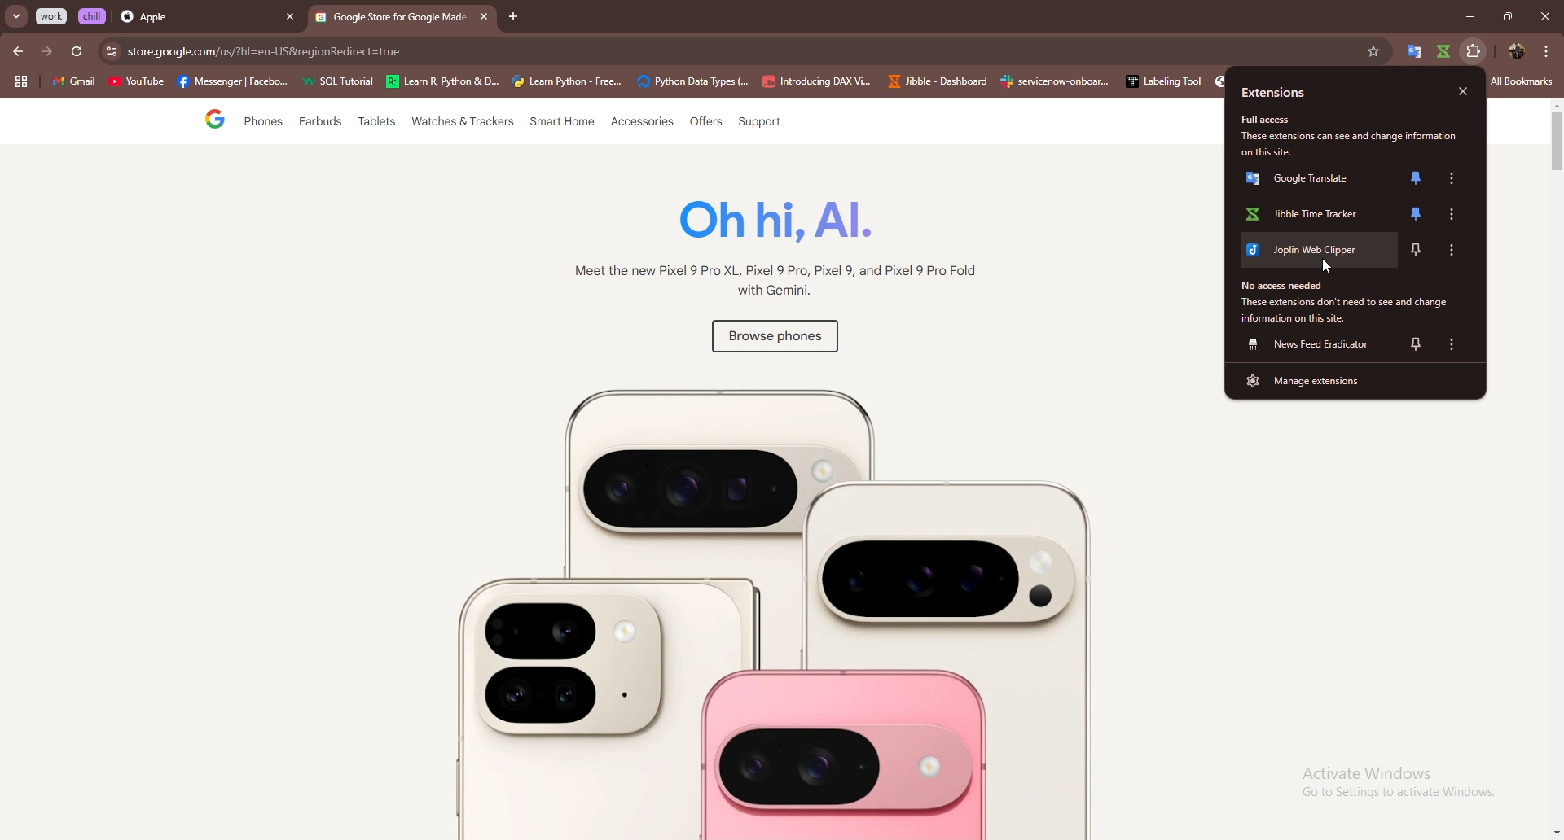 This screenshot has height=840, width=1564. Describe the element at coordinates (1415, 215) in the screenshot. I see `unpin/pin` at that location.